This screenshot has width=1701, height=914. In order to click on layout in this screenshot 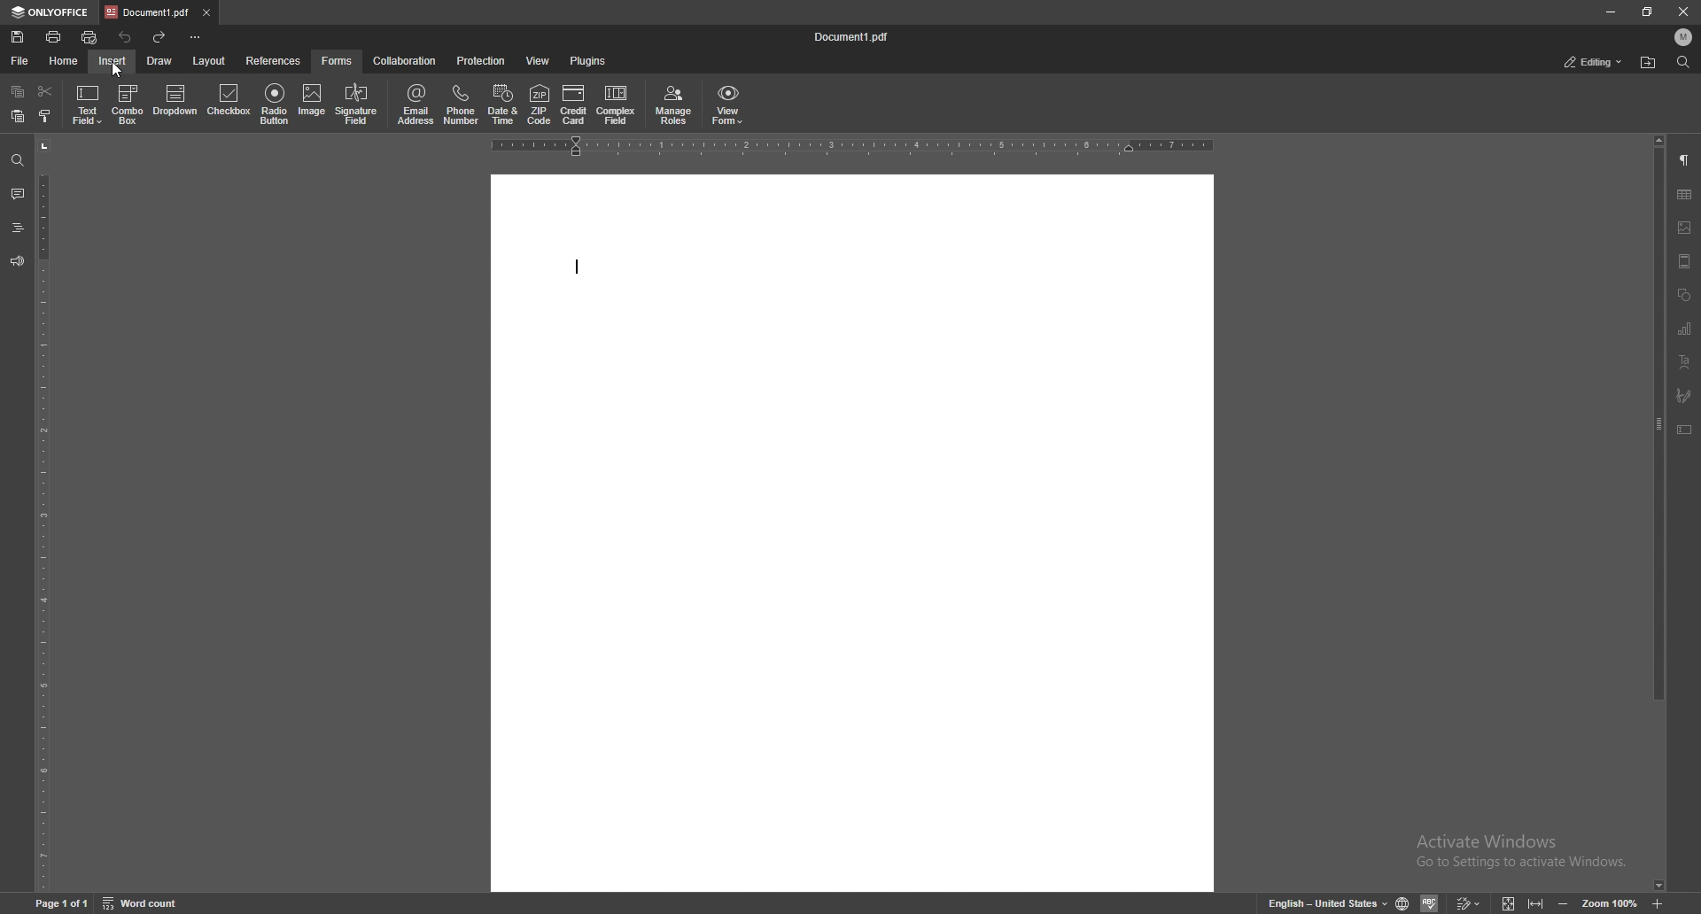, I will do `click(210, 62)`.